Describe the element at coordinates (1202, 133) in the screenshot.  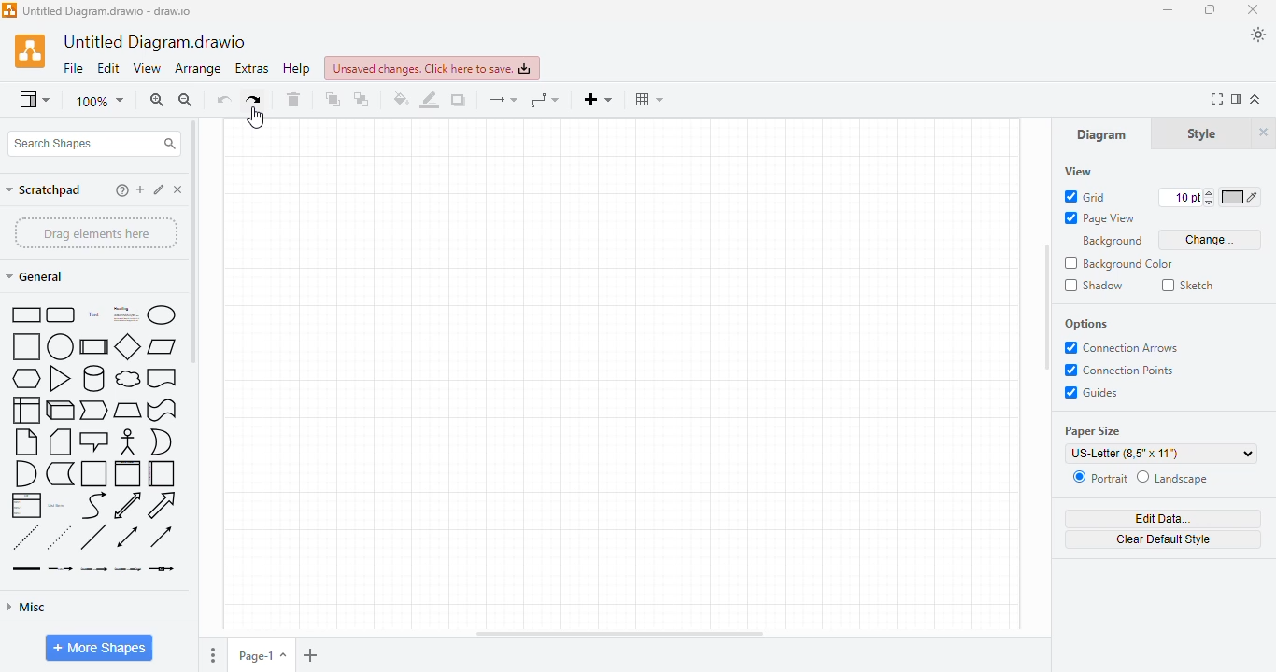
I see `style` at that location.